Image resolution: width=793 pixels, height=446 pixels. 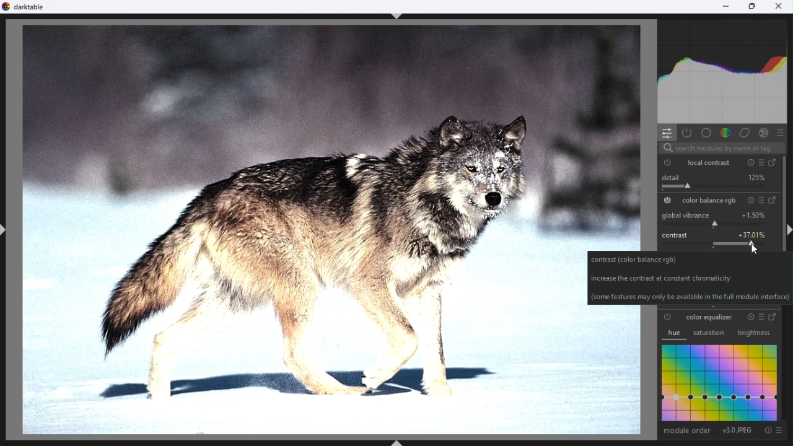 I want to click on presets, so click(x=760, y=317).